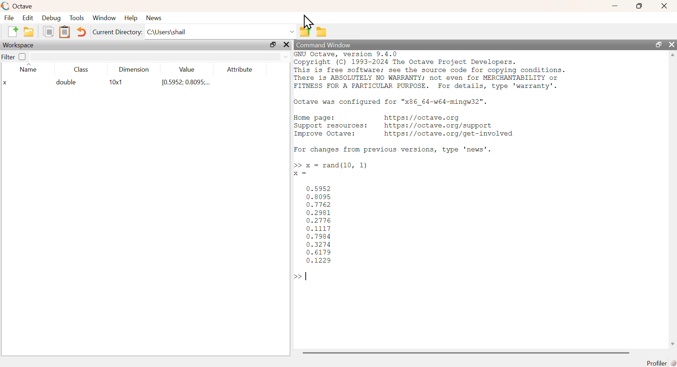 This screenshot has width=677, height=367. What do you see at coordinates (47, 31) in the screenshot?
I see `copy` at bounding box center [47, 31].